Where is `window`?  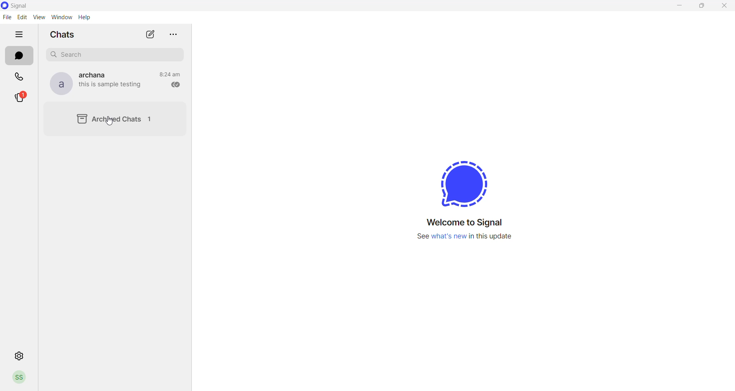
window is located at coordinates (61, 17).